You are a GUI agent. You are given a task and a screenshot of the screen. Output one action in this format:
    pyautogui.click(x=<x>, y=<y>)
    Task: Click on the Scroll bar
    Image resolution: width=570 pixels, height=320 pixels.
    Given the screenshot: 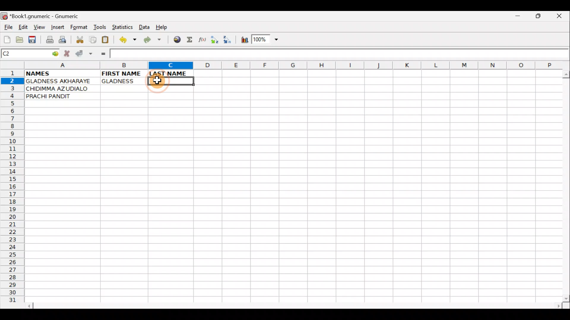 What is the action you would take?
    pyautogui.click(x=295, y=305)
    